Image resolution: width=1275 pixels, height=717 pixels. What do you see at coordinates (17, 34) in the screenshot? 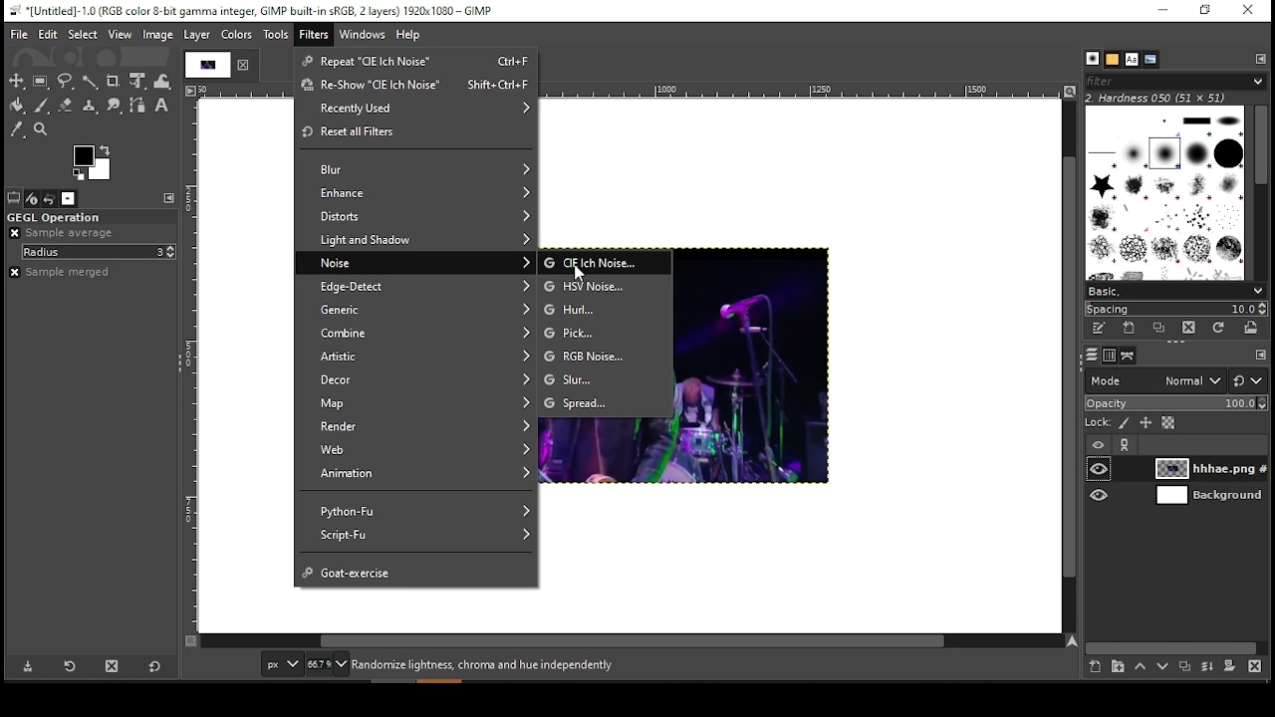
I see `file` at bounding box center [17, 34].